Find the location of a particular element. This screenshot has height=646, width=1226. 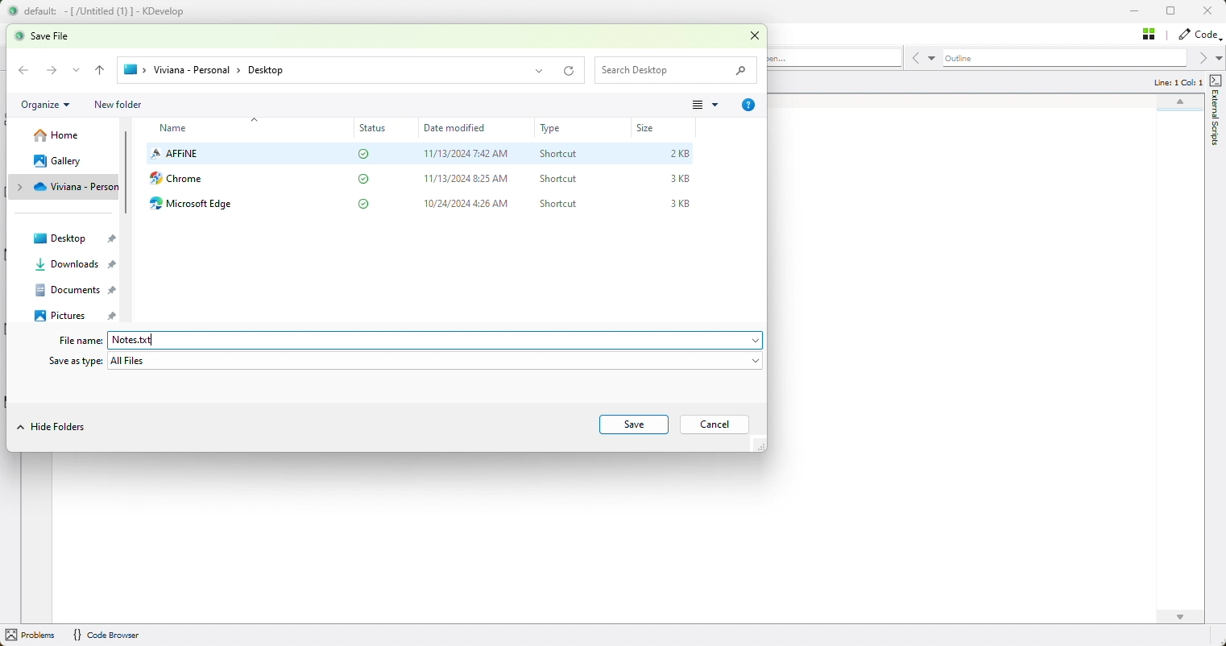

back is located at coordinates (101, 71).